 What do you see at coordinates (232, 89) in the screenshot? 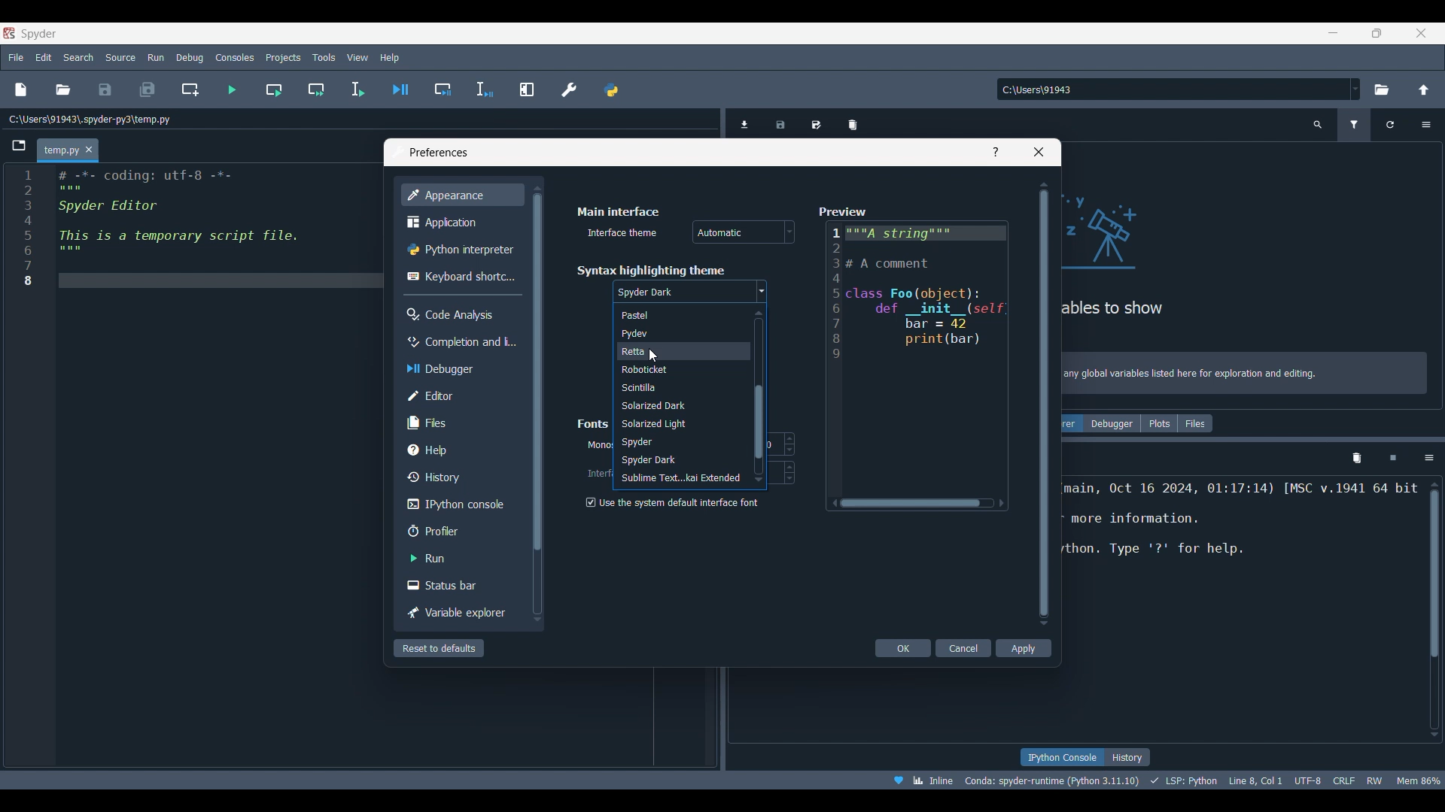
I see `Run file` at bounding box center [232, 89].